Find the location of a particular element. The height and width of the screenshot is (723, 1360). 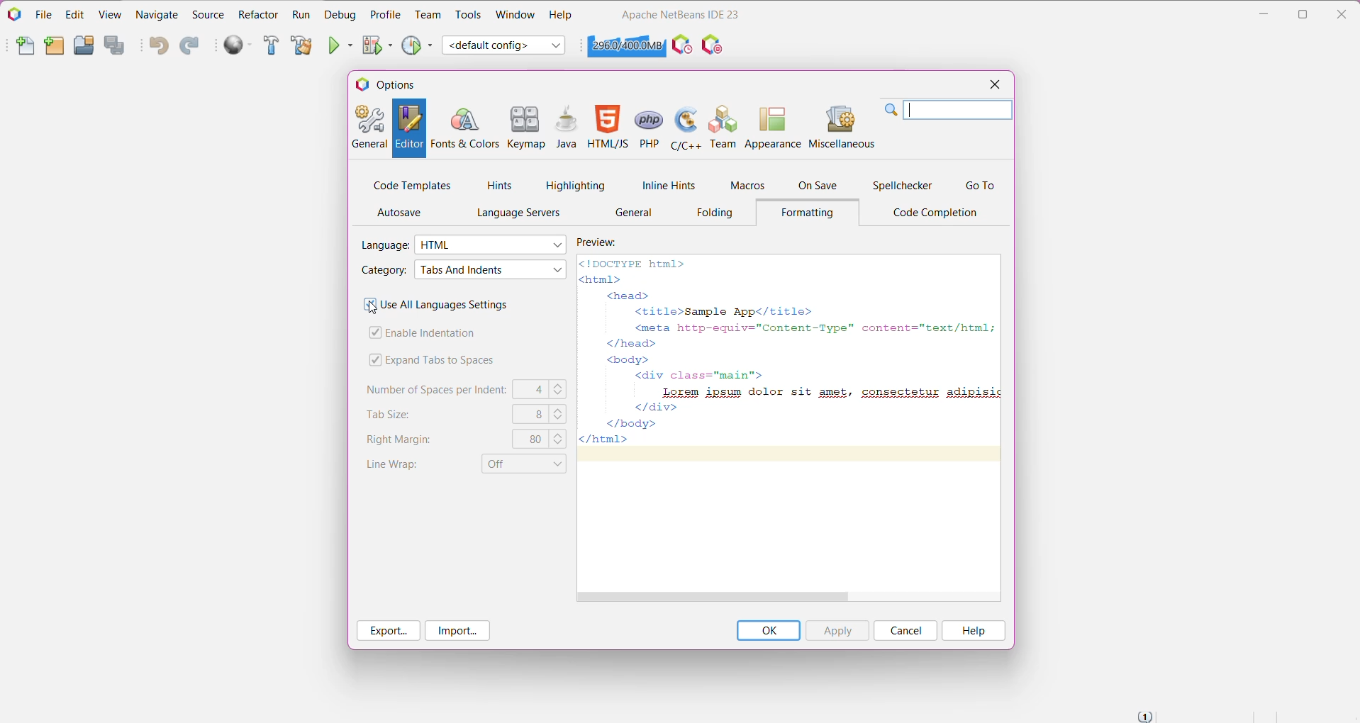

Import is located at coordinates (457, 632).